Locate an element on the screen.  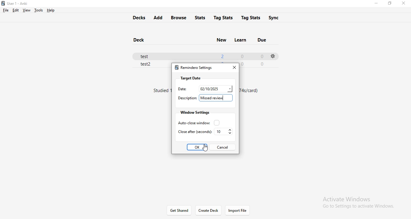
0 is located at coordinates (263, 64).